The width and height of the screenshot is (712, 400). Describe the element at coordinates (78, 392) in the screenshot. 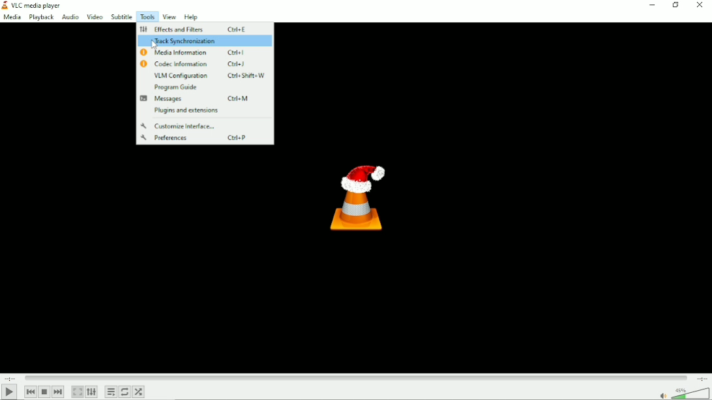

I see `Toggle video in fullscreen` at that location.